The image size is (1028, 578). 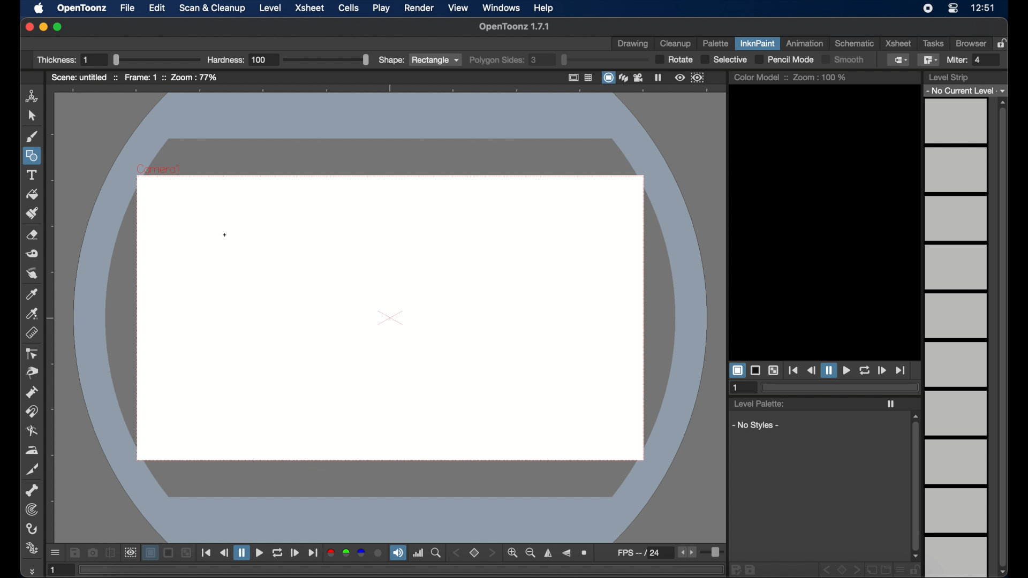 I want to click on brush tool, so click(x=32, y=137).